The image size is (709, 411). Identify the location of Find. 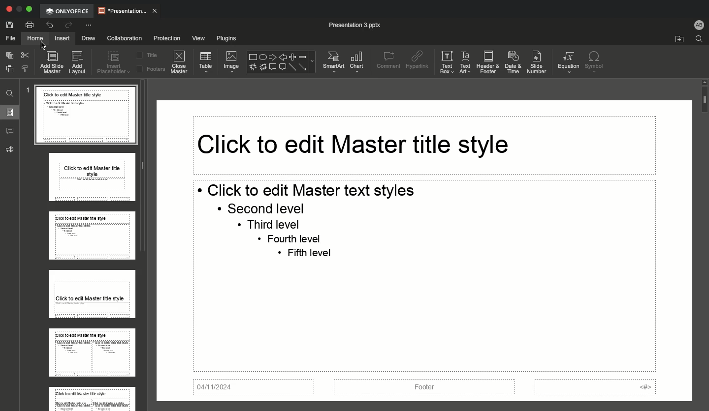
(699, 39).